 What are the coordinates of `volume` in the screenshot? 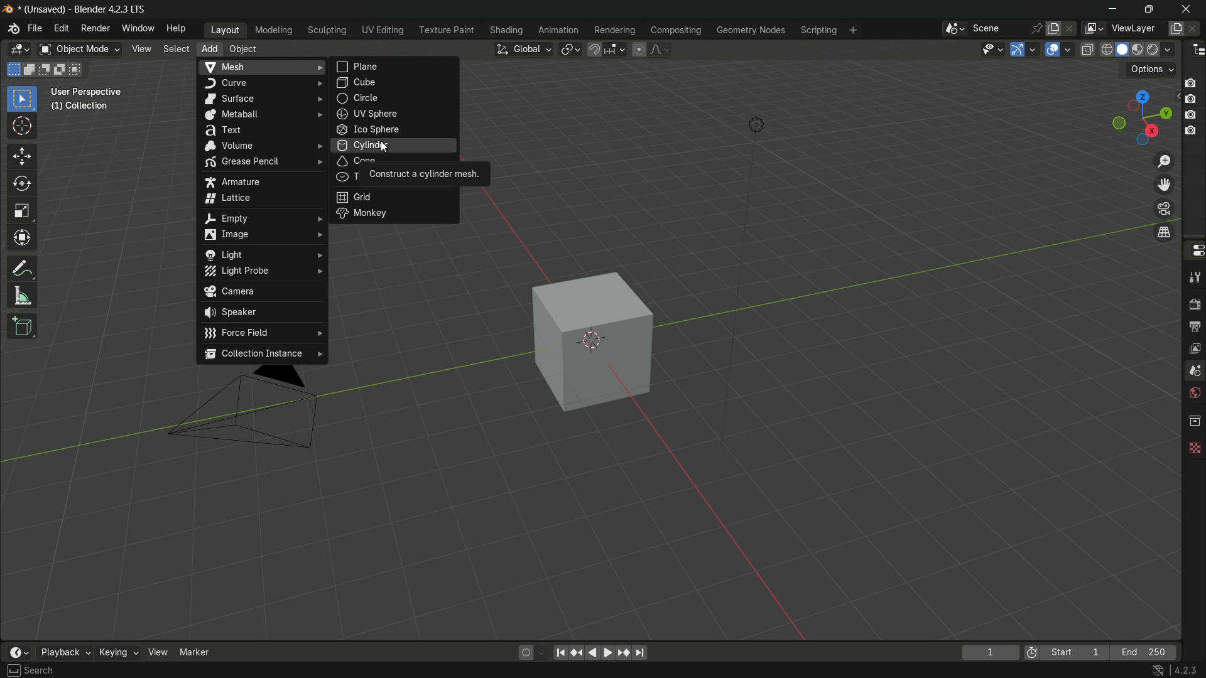 It's located at (261, 145).